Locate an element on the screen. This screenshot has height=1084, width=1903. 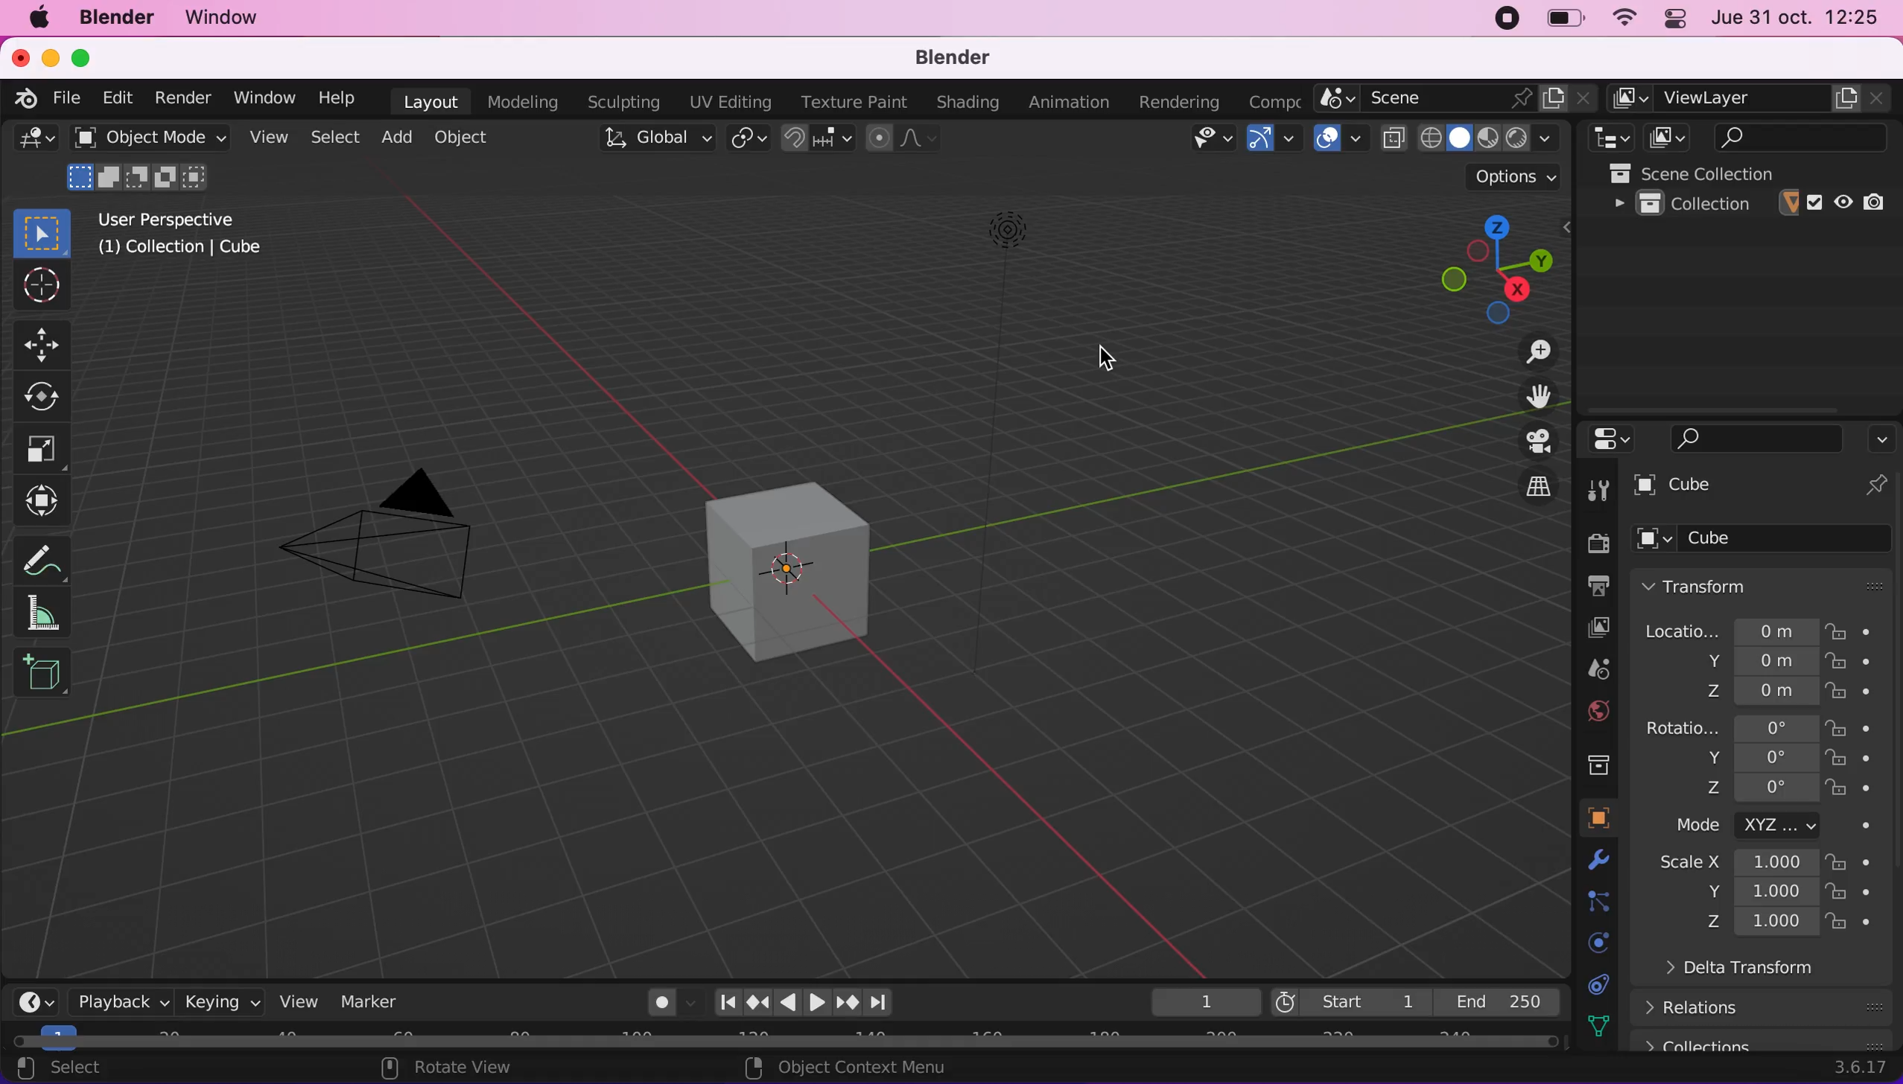
lock is located at coordinates (1865, 760).